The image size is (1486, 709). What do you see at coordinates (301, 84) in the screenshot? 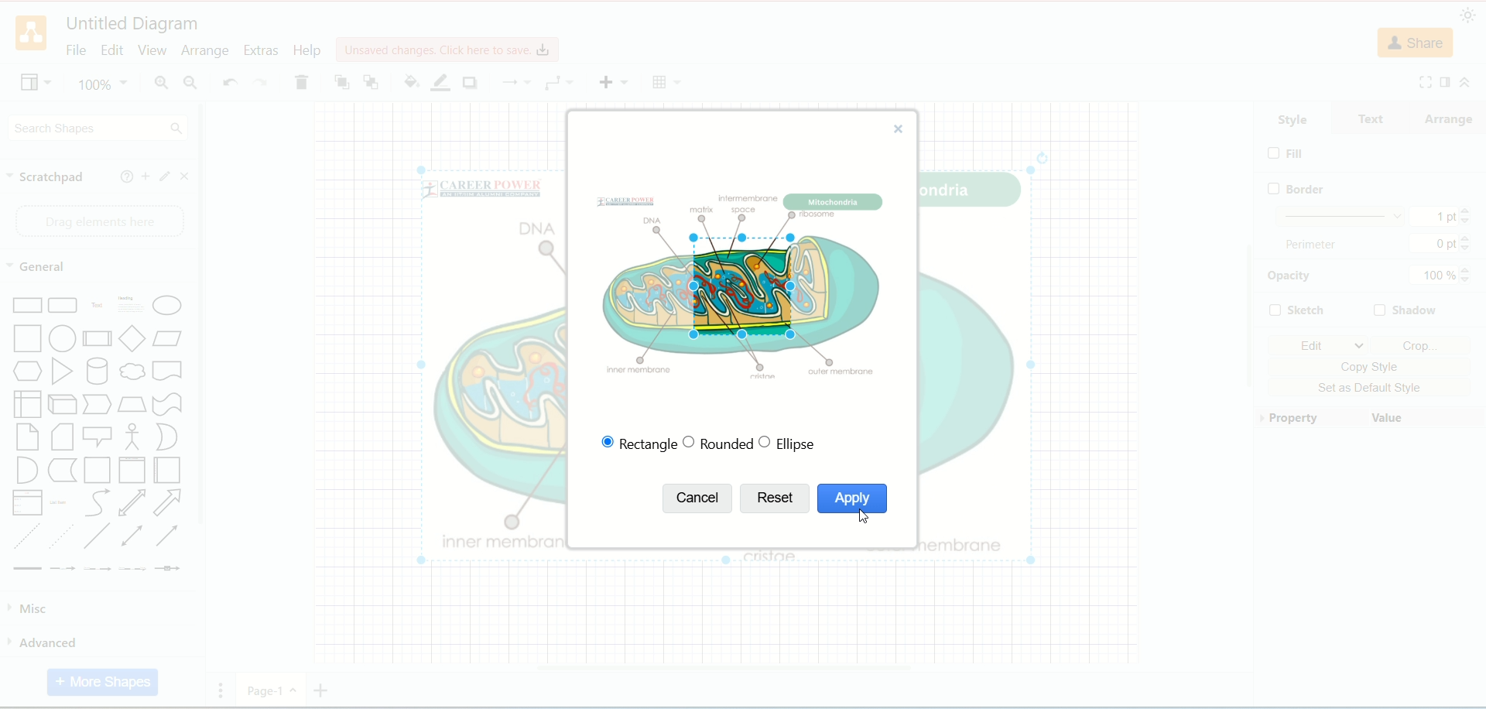
I see `delete` at bounding box center [301, 84].